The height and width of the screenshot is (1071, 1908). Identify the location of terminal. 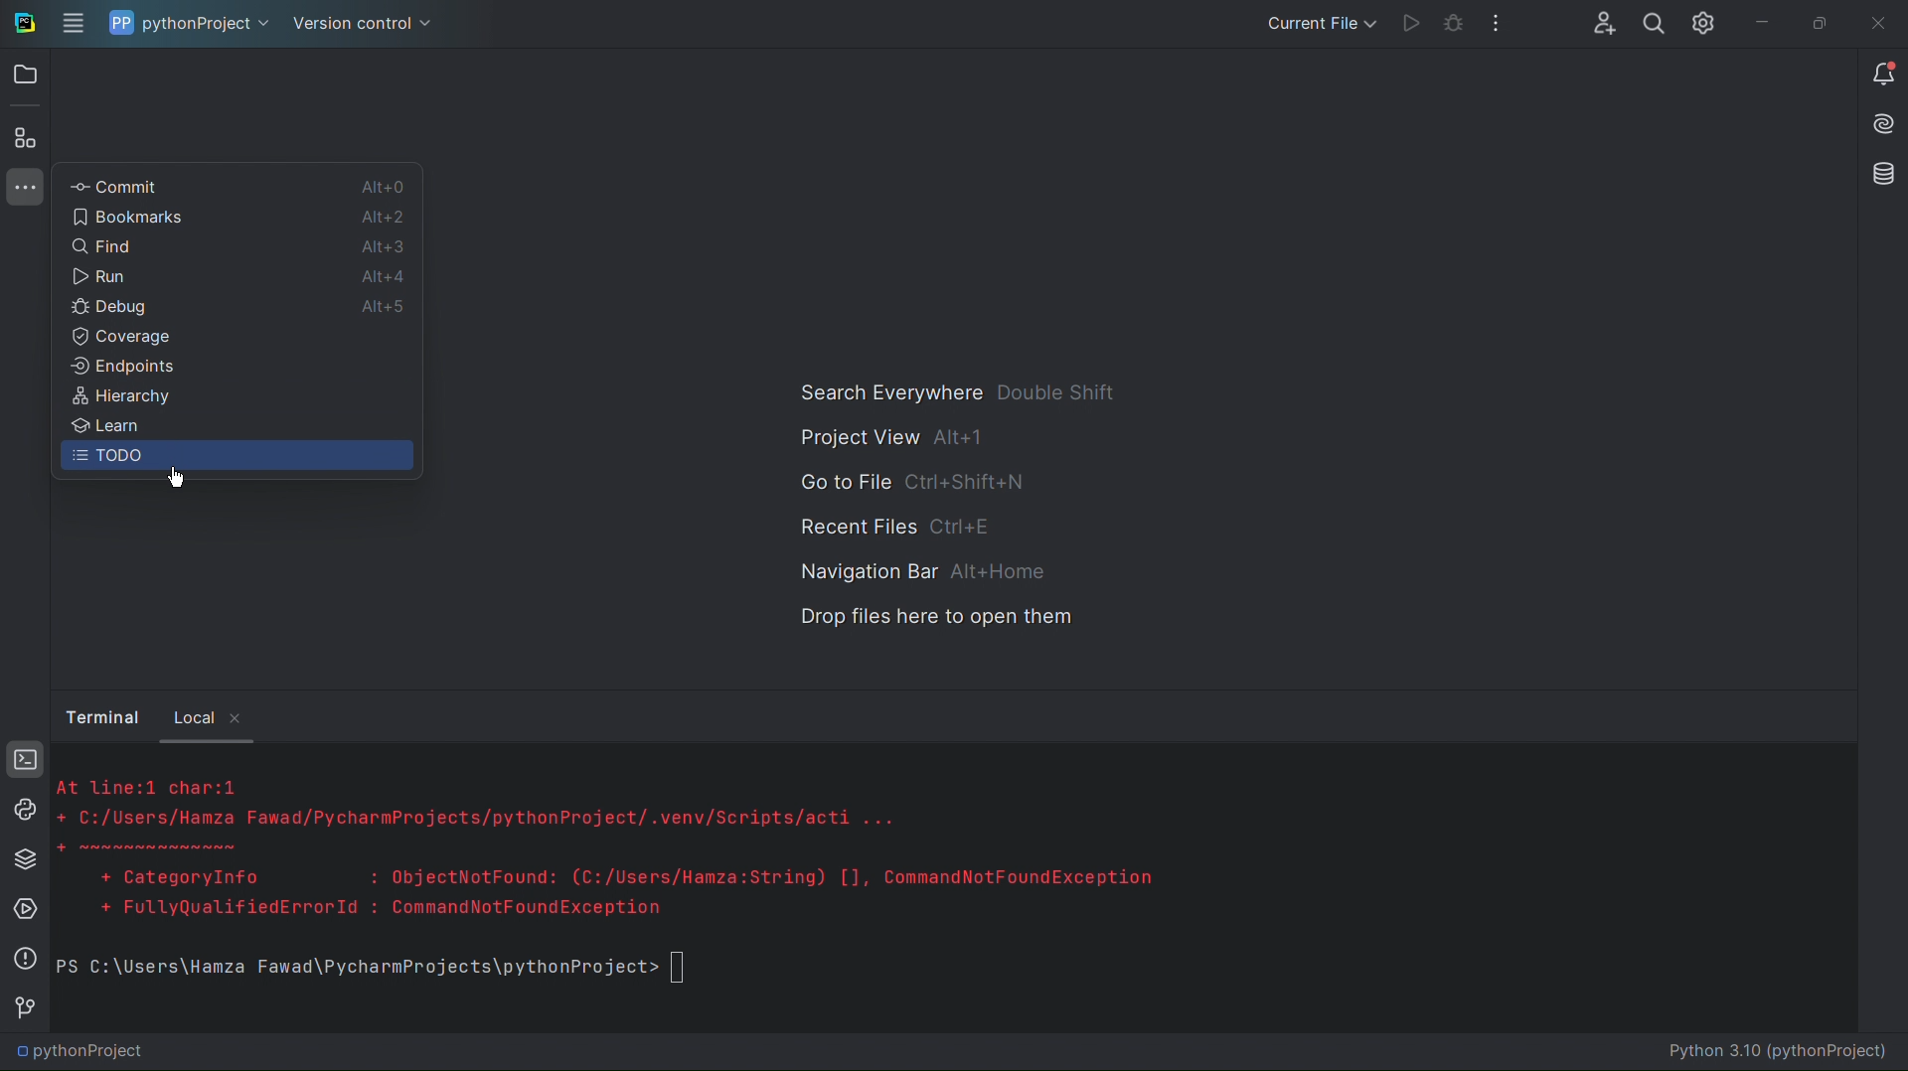
(103, 715).